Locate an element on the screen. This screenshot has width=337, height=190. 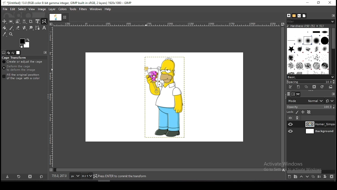
channels is located at coordinates (293, 94).